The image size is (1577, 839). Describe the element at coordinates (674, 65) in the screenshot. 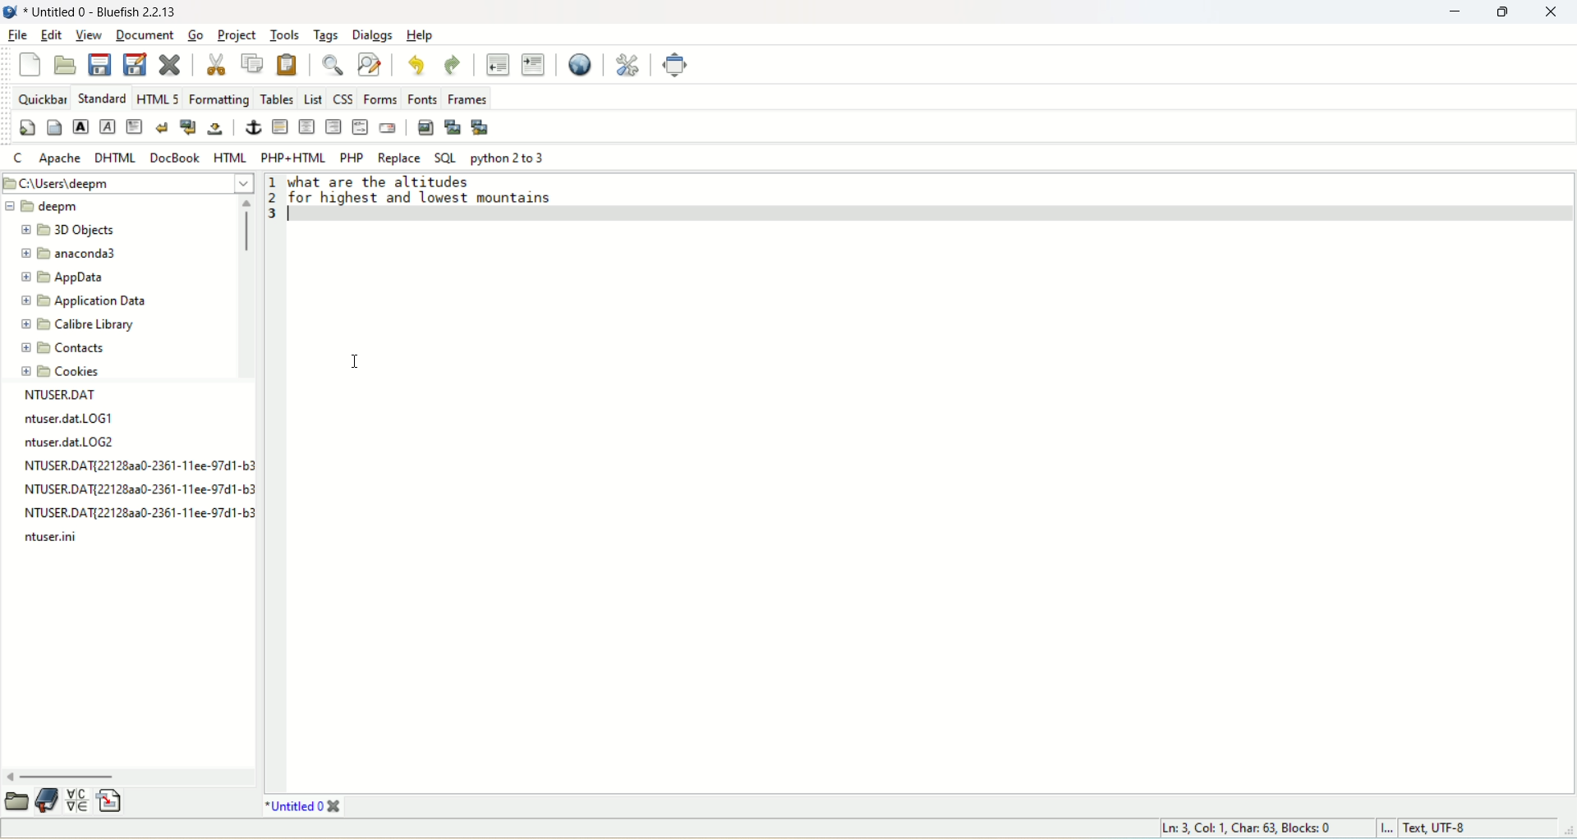

I see `full screen` at that location.